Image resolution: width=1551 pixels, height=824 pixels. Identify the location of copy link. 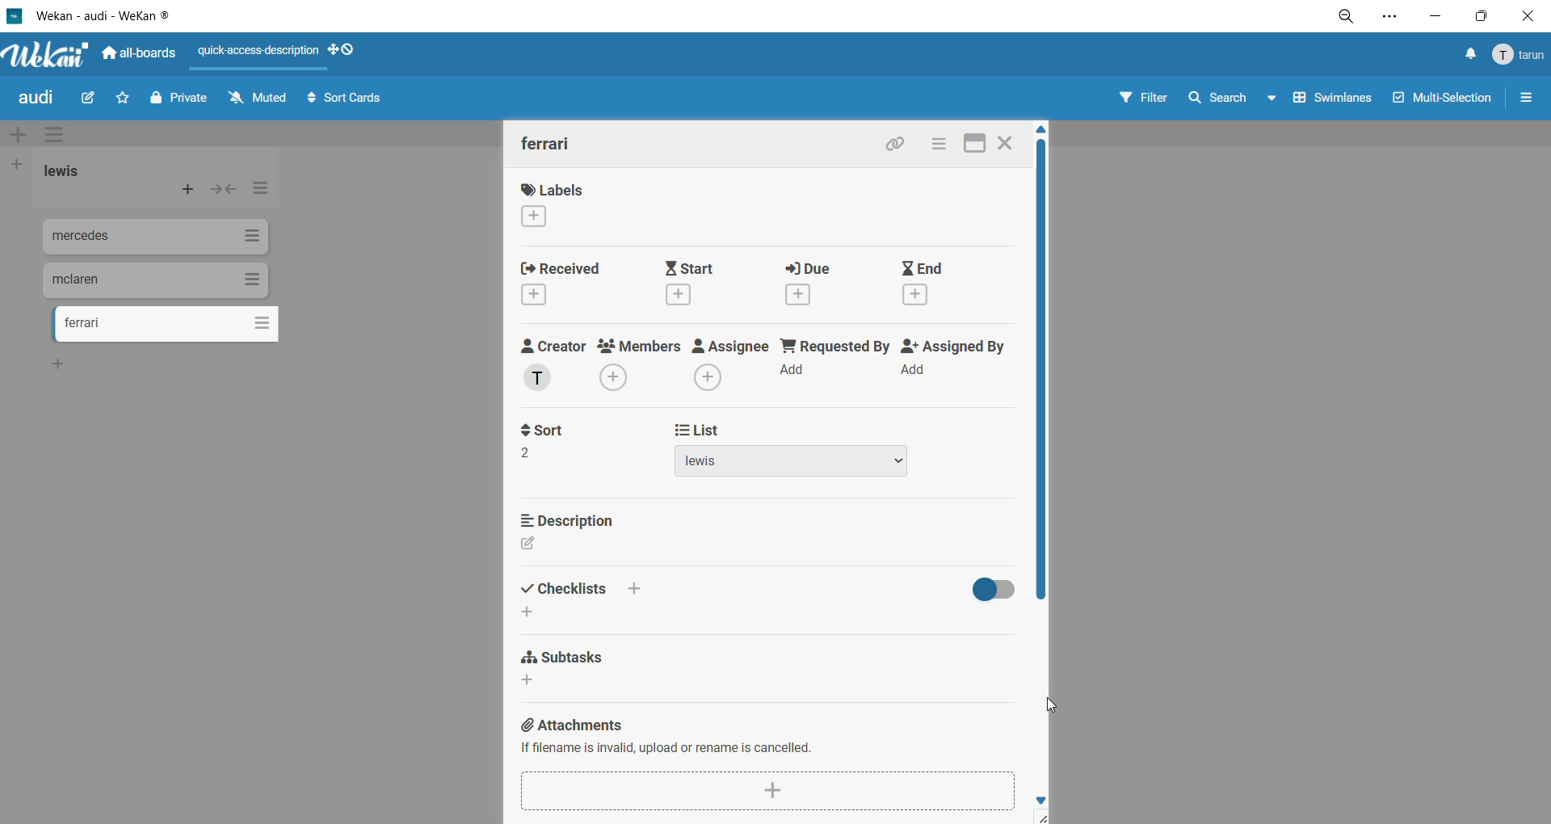
(899, 146).